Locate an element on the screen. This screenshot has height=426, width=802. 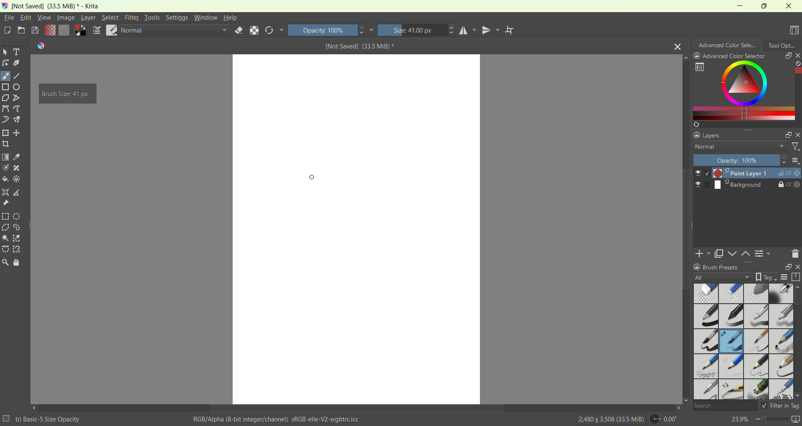
pencil 3 large 4 b is located at coordinates (781, 365).